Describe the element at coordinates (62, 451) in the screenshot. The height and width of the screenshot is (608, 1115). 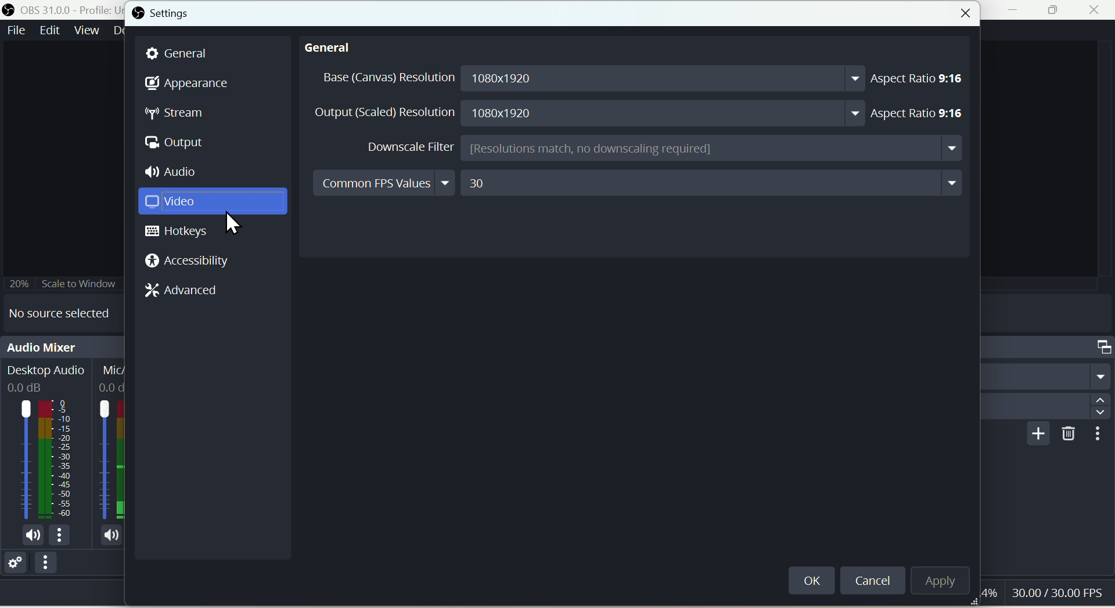
I see `Audio bar` at that location.